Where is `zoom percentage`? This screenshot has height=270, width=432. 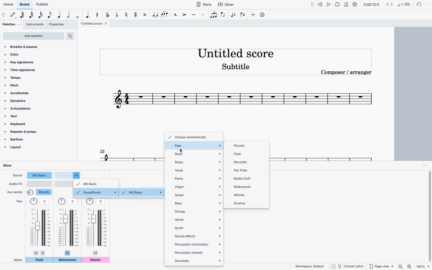
zoom percentage is located at coordinates (423, 266).